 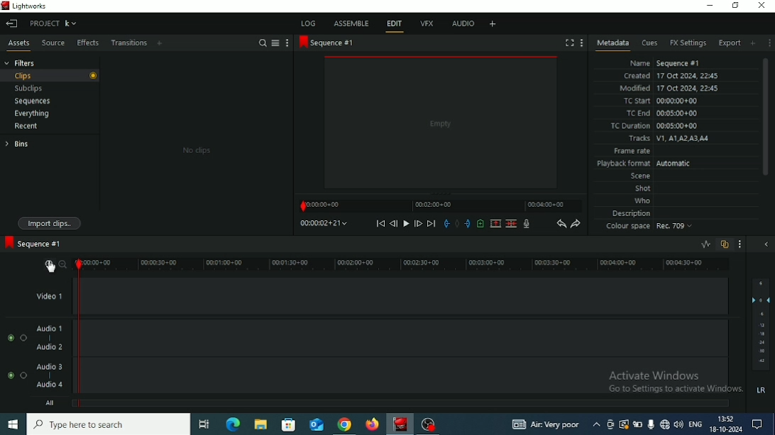 I want to click on Import clips, so click(x=51, y=223).